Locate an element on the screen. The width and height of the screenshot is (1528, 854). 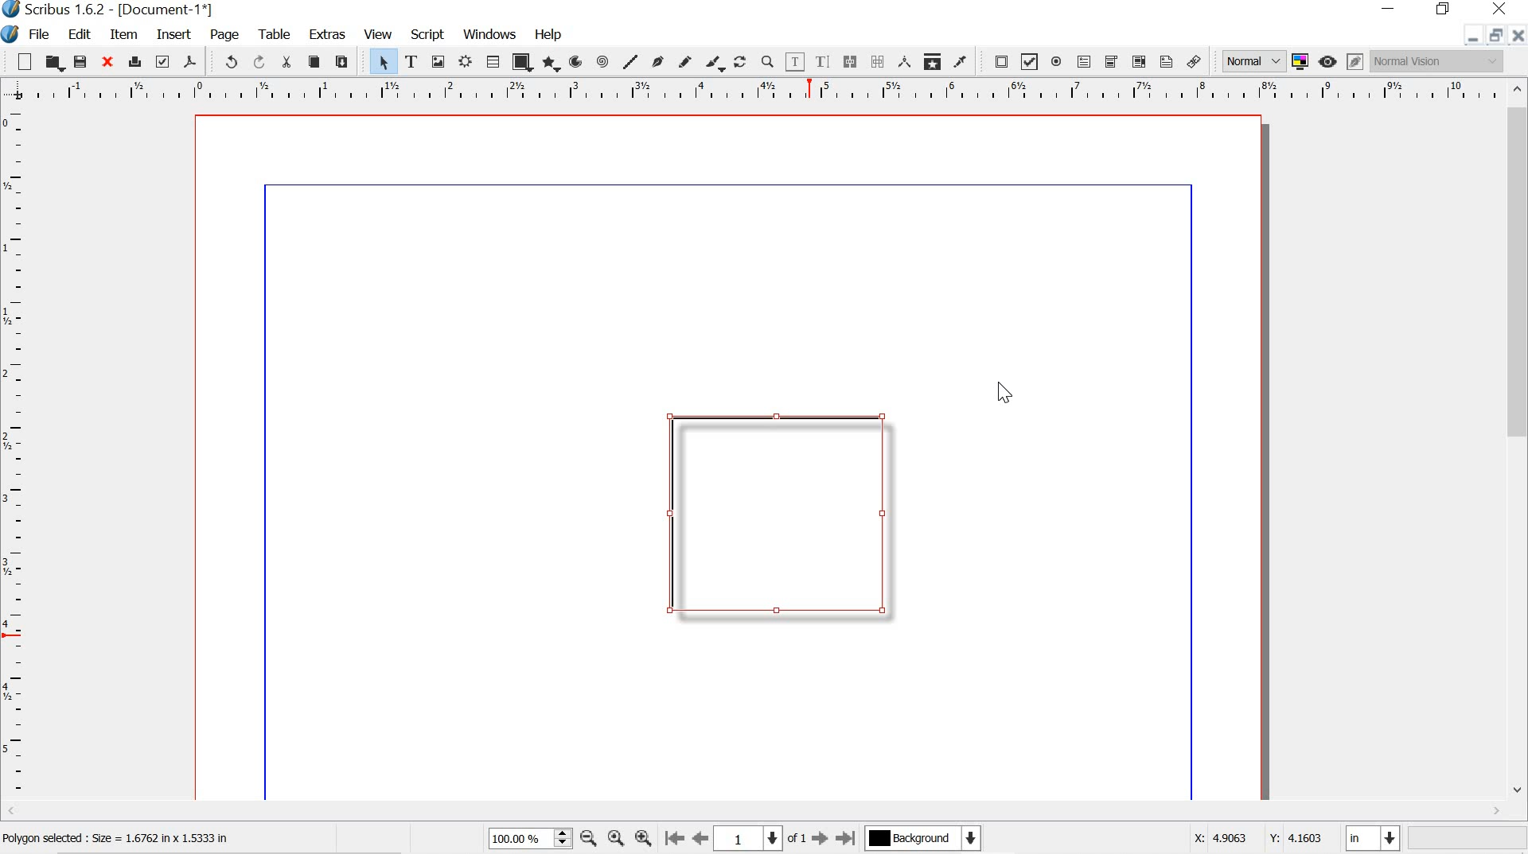
link annotation is located at coordinates (1197, 61).